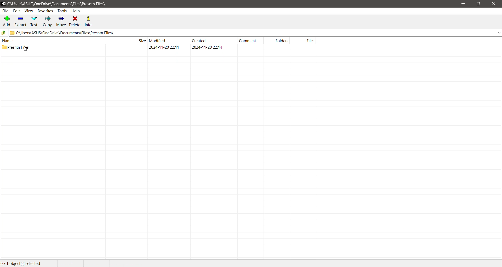  I want to click on Restore Down, so click(478, 4).